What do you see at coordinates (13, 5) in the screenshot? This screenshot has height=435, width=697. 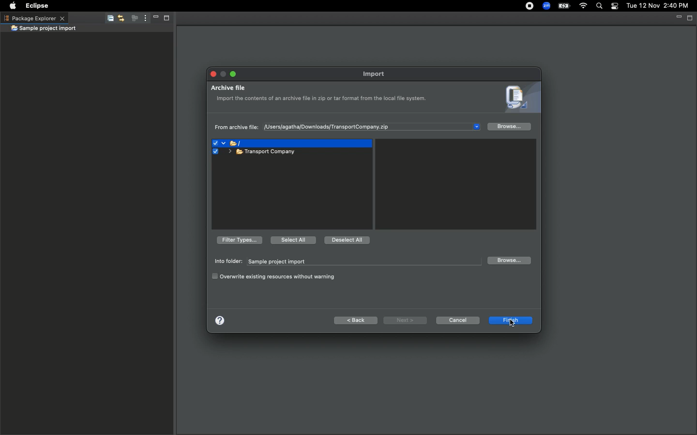 I see `Apple logo` at bounding box center [13, 5].